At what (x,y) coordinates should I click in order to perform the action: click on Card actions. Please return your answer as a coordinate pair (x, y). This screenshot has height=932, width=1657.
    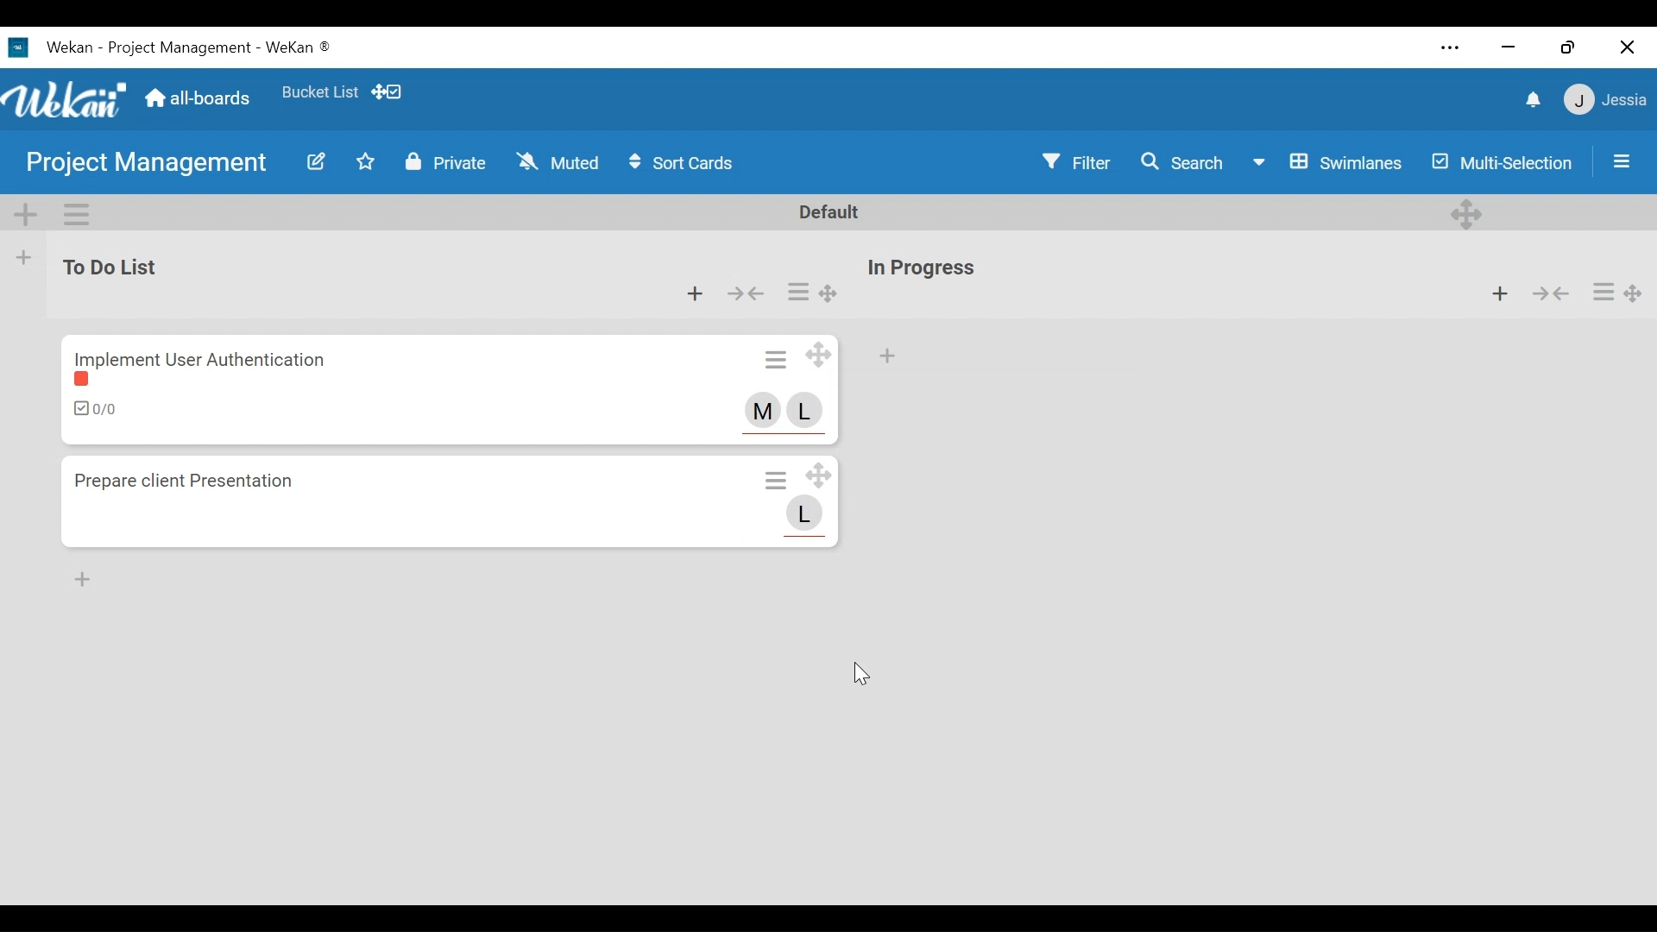
    Looking at the image, I should click on (775, 480).